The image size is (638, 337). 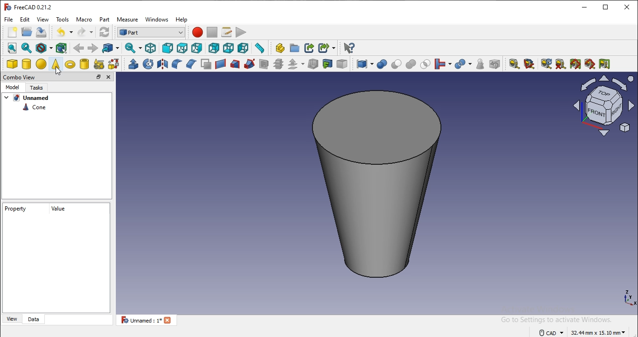 I want to click on model, so click(x=12, y=87).